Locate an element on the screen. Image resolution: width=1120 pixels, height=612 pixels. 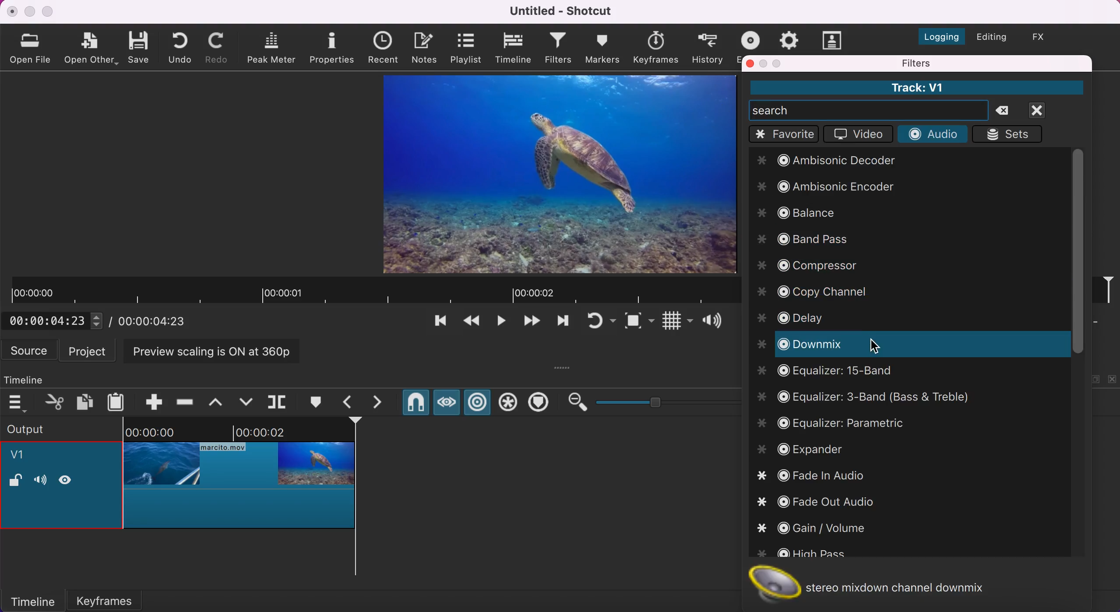
overwrite is located at coordinates (246, 401).